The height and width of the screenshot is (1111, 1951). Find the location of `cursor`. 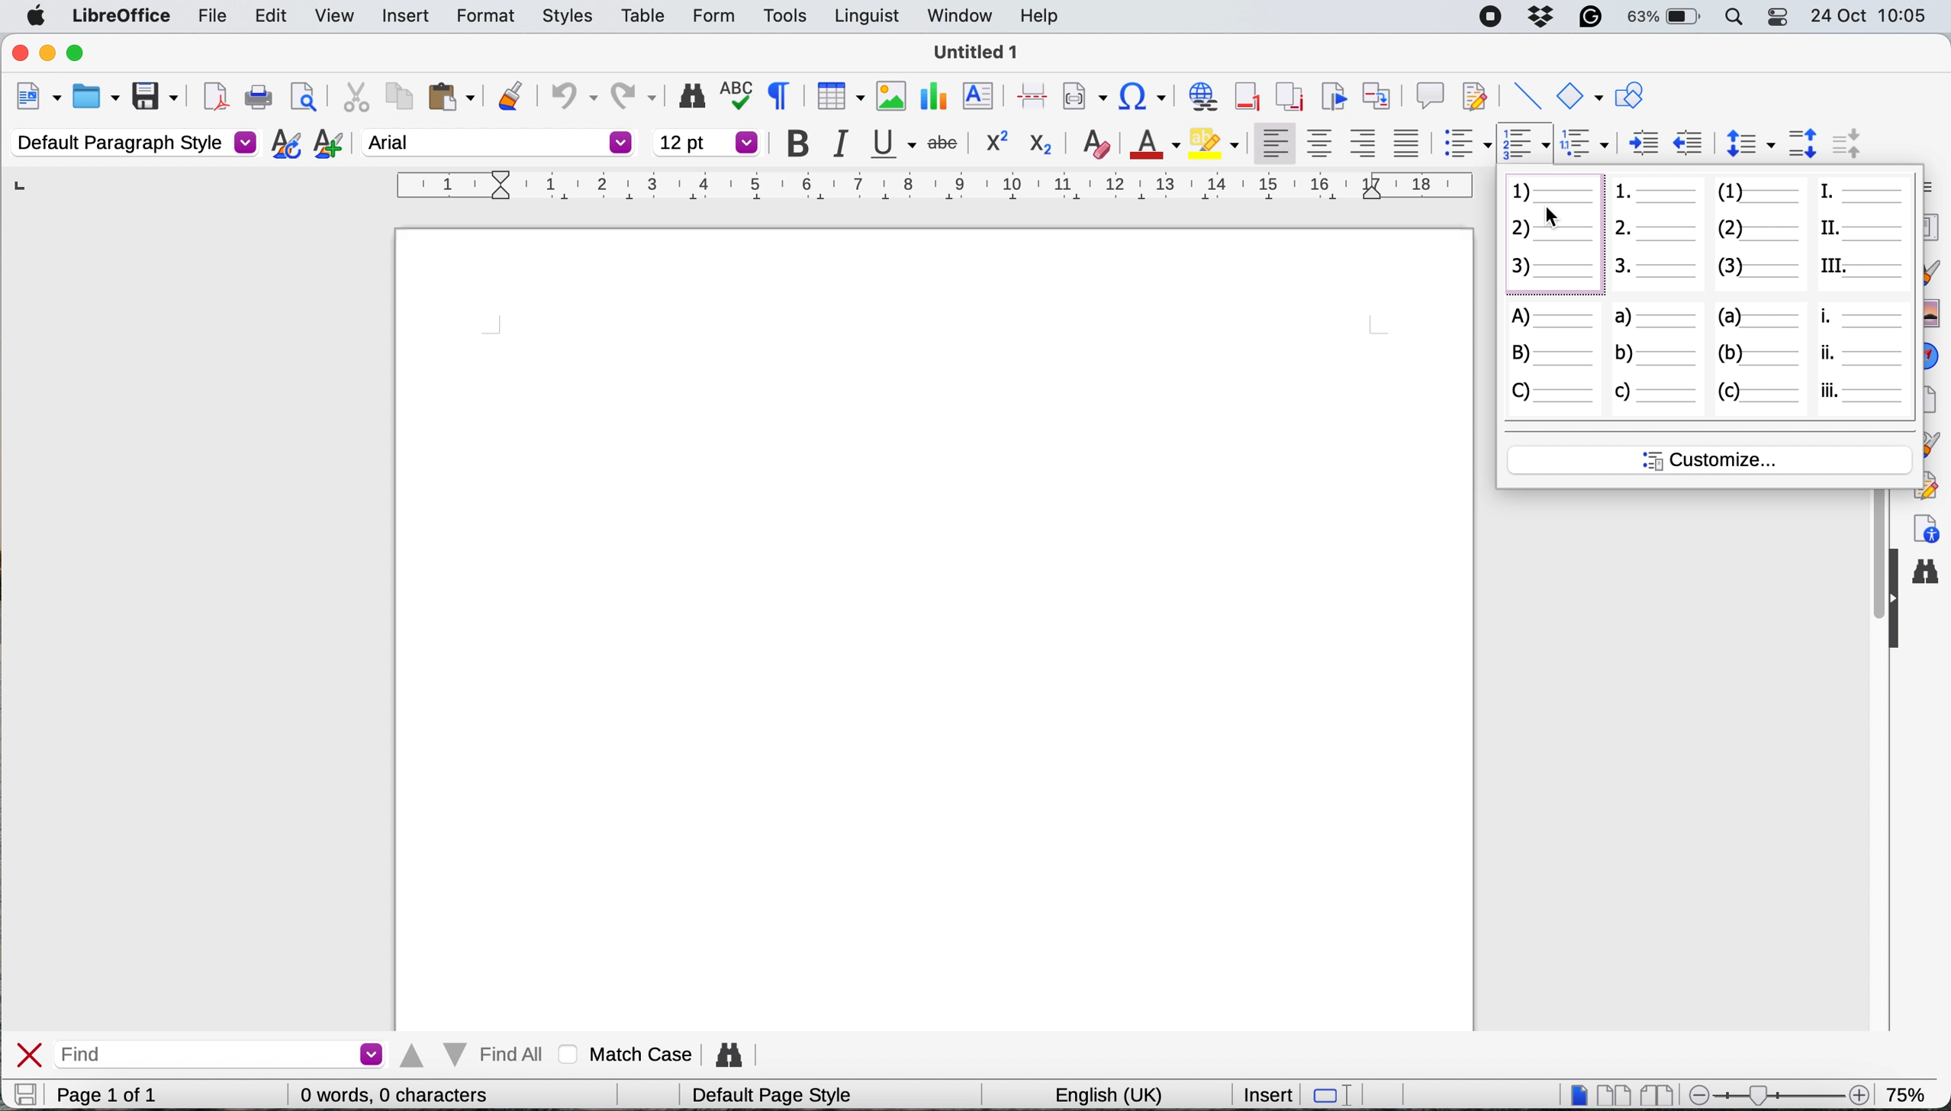

cursor is located at coordinates (1555, 216).